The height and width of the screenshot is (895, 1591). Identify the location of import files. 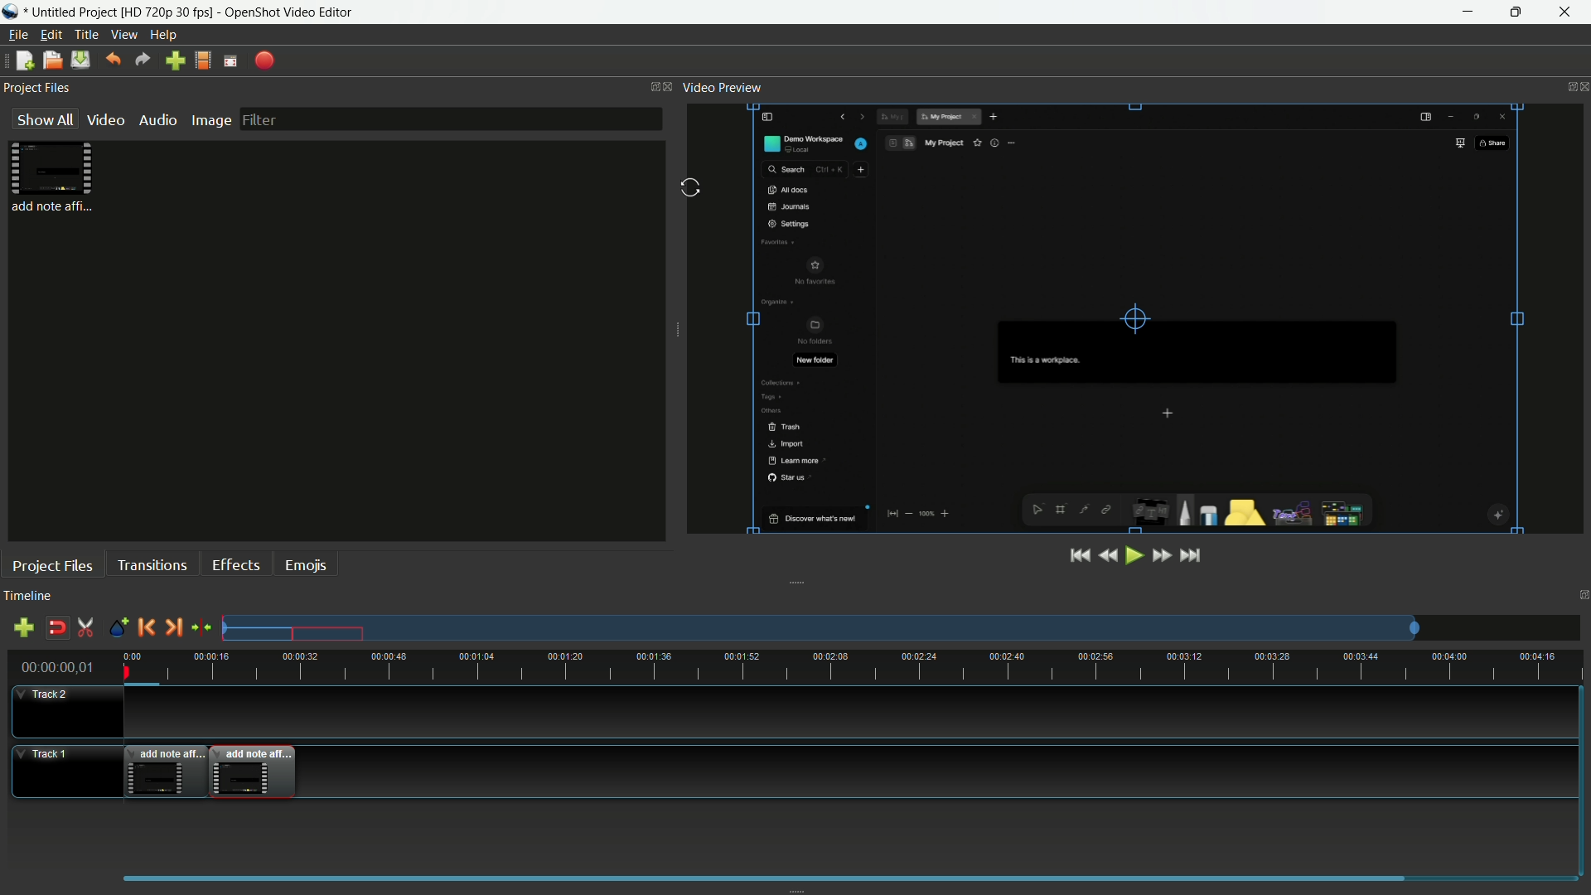
(174, 61).